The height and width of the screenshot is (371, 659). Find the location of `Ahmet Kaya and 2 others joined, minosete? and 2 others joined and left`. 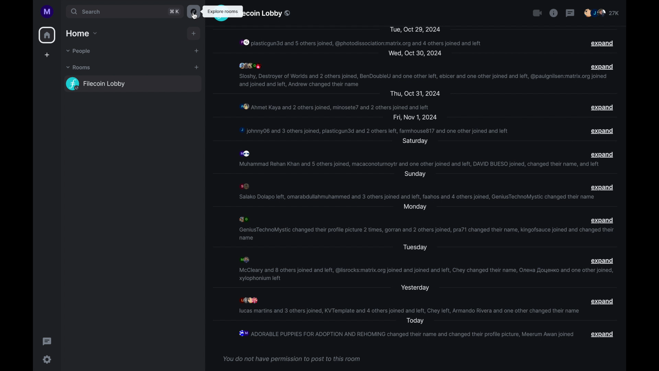

Ahmet Kaya and 2 others joined, minosete? and 2 others joined and left is located at coordinates (335, 106).